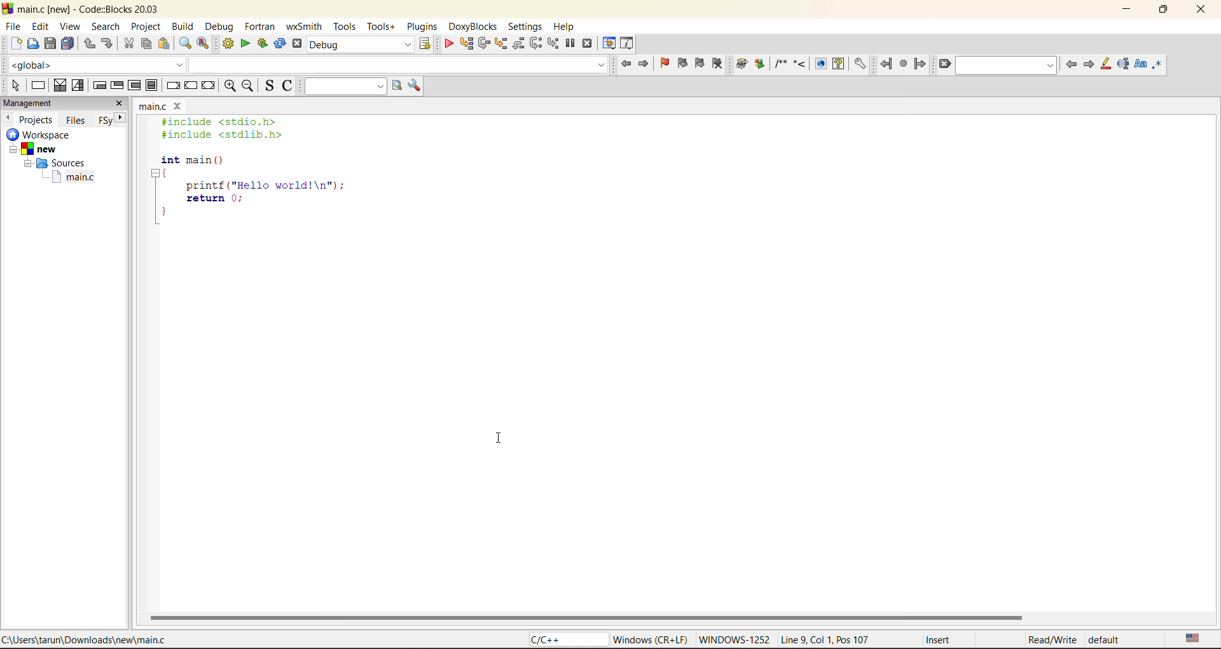  I want to click on select, so click(15, 86).